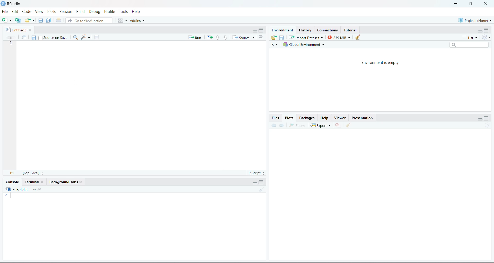  Describe the element at coordinates (49, 20) in the screenshot. I see `Save all open documents (Ctrl + Alt + S)` at that location.